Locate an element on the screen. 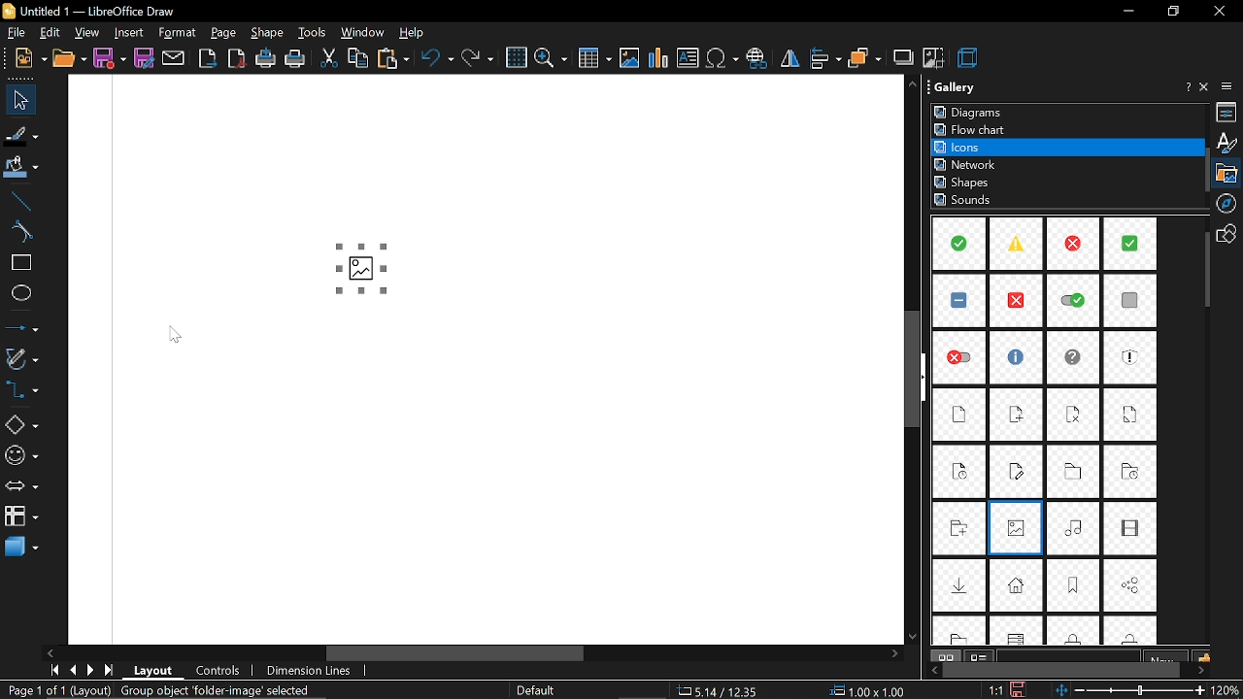 This screenshot has height=699, width=1243. save as is located at coordinates (146, 58).